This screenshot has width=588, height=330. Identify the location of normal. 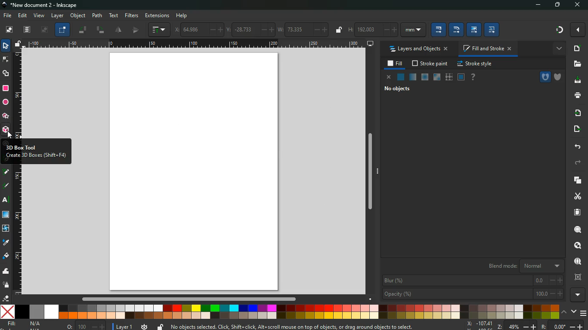
(400, 77).